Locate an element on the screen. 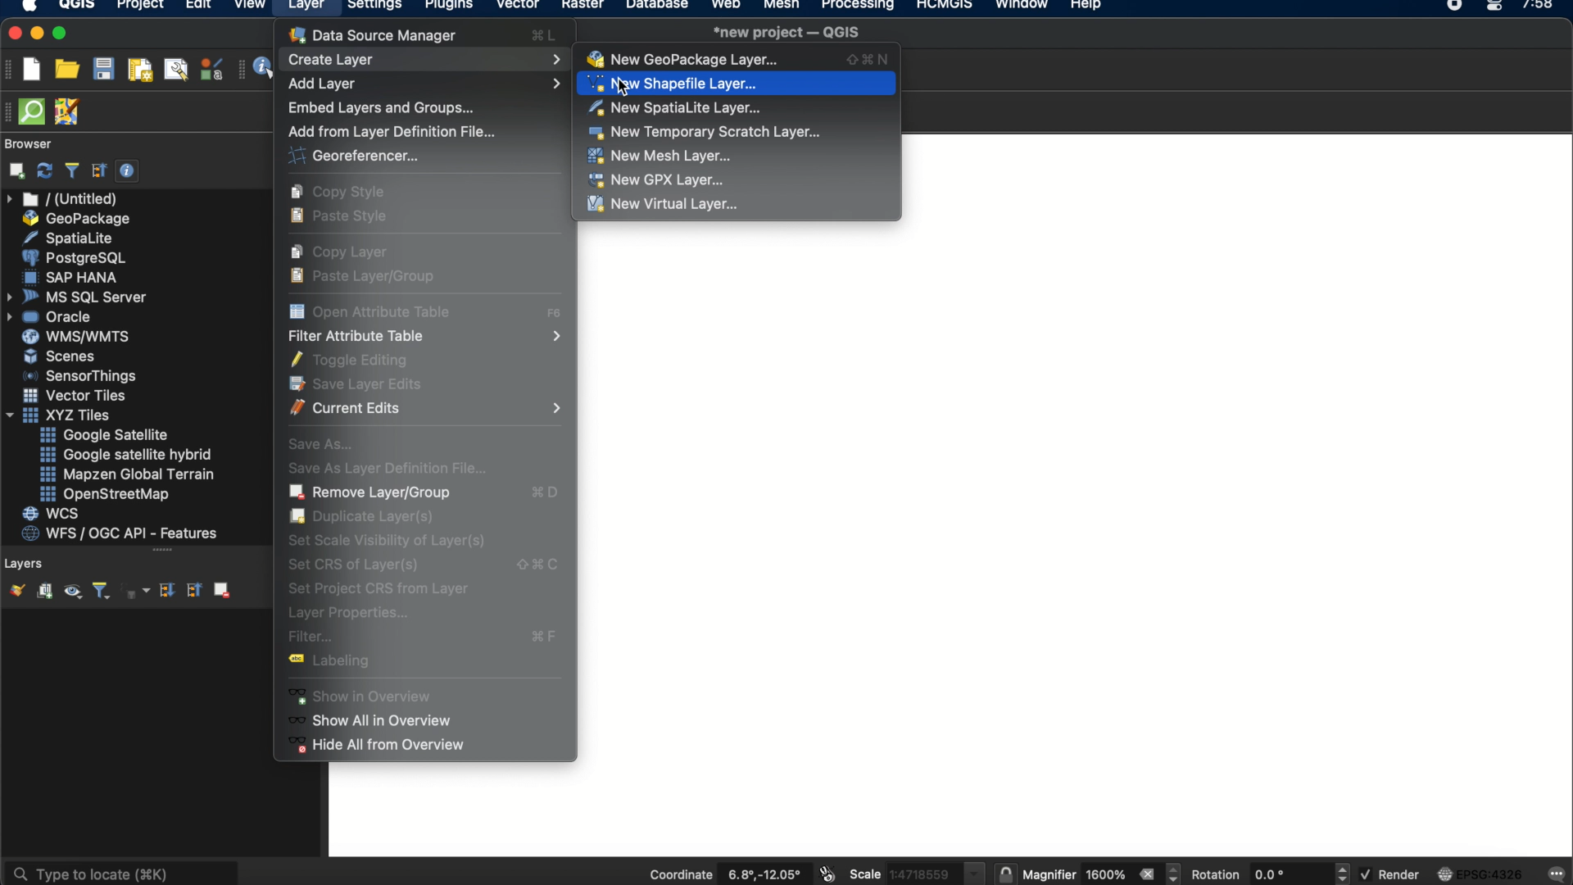 Image resolution: width=1573 pixels, height=885 pixels. magnifier  1600% is located at coordinates (1103, 874).